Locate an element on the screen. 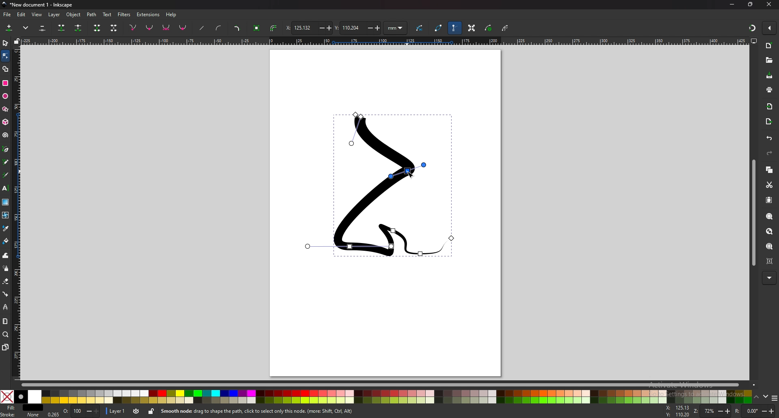 The height and width of the screenshot is (418, 779). new is located at coordinates (769, 46).